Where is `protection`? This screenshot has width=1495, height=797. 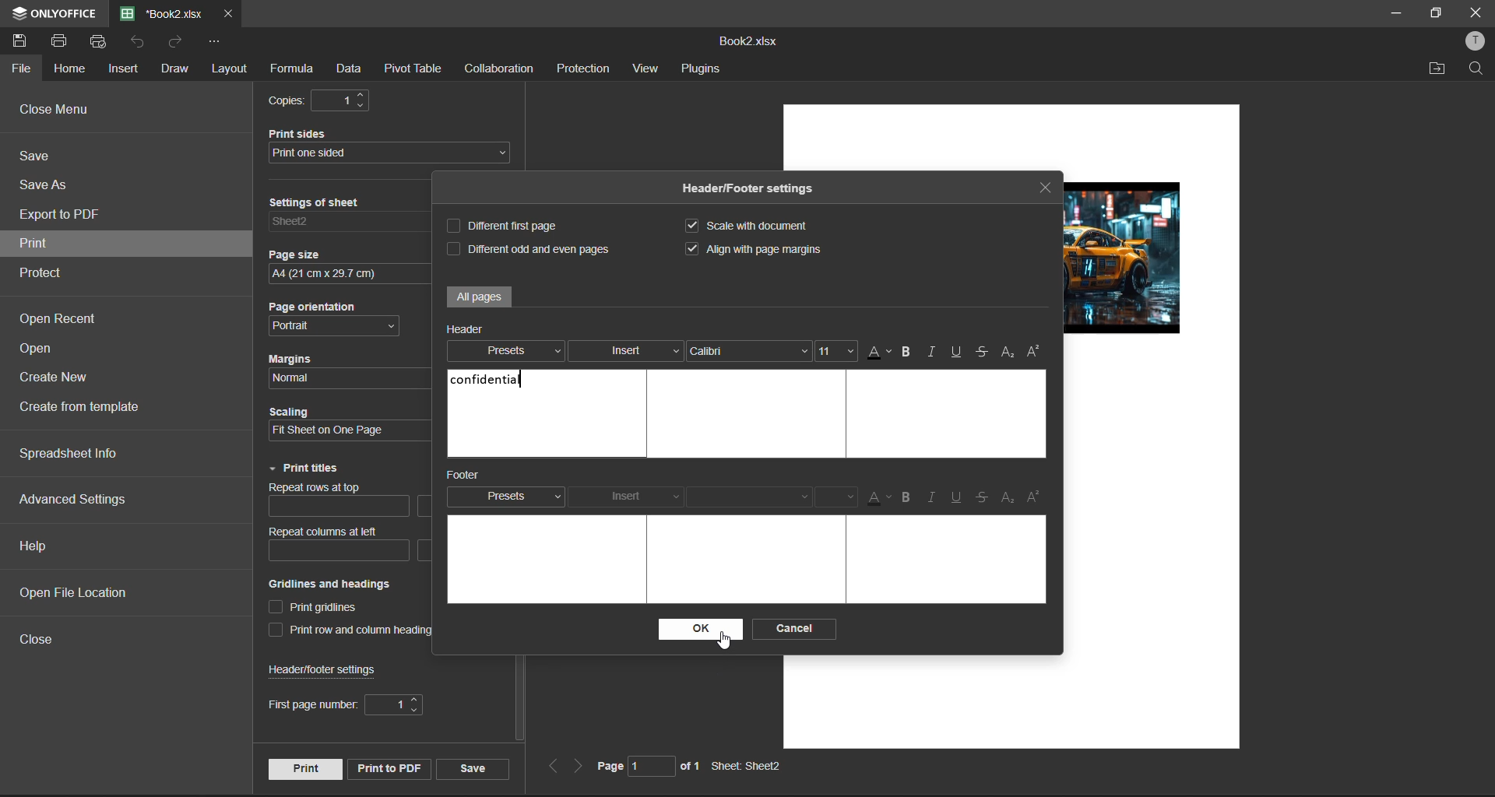
protection is located at coordinates (582, 71).